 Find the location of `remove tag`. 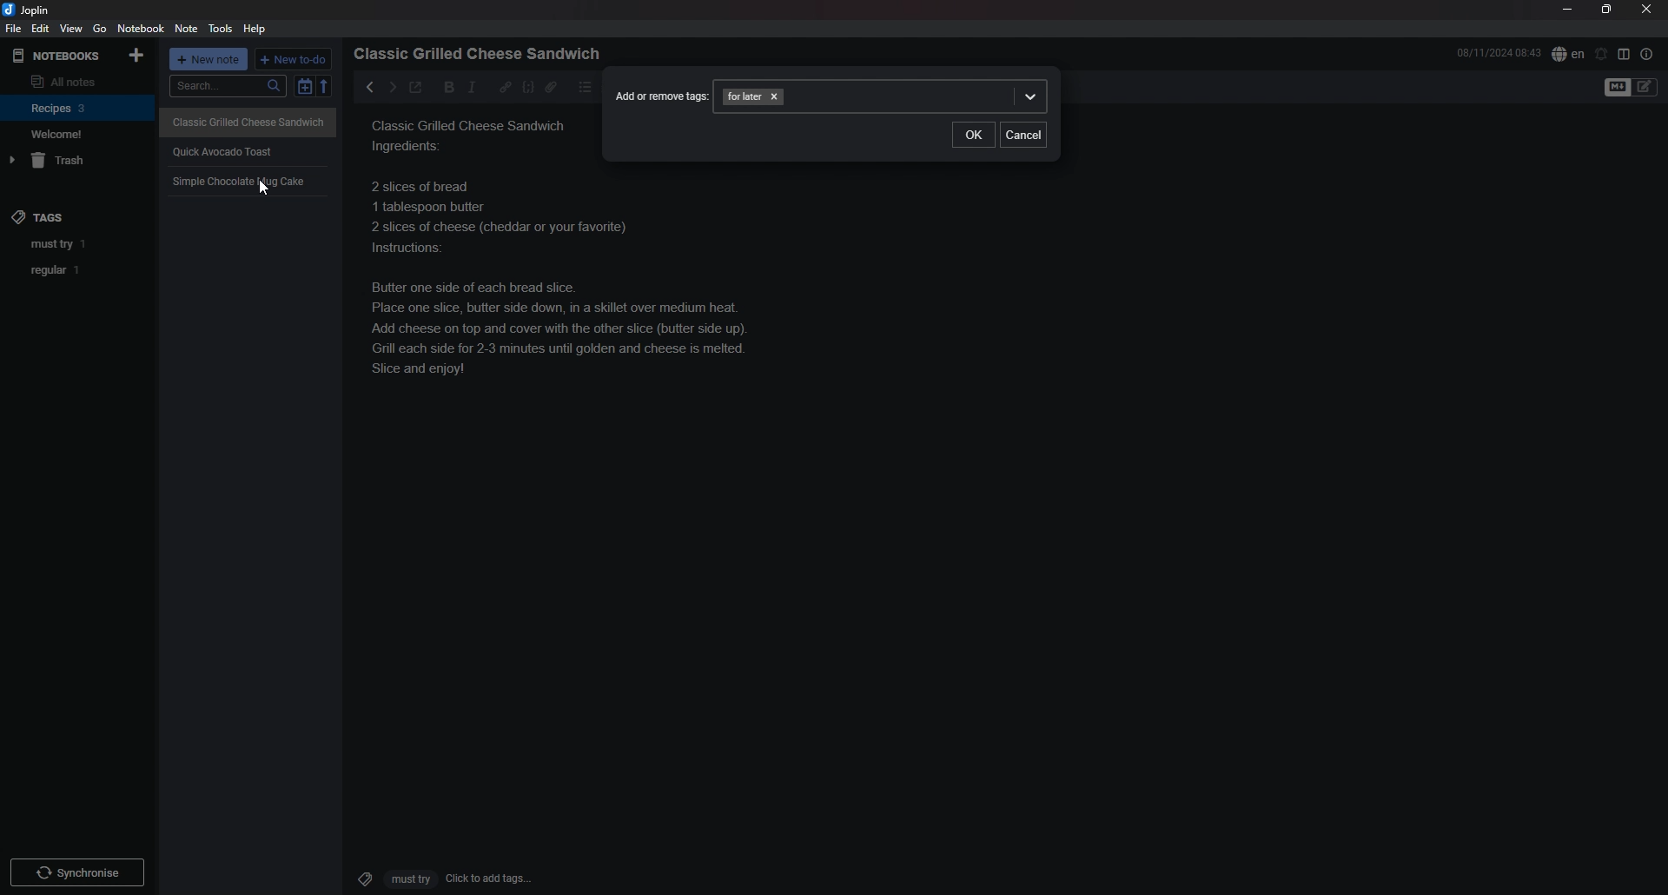

remove tag is located at coordinates (778, 96).